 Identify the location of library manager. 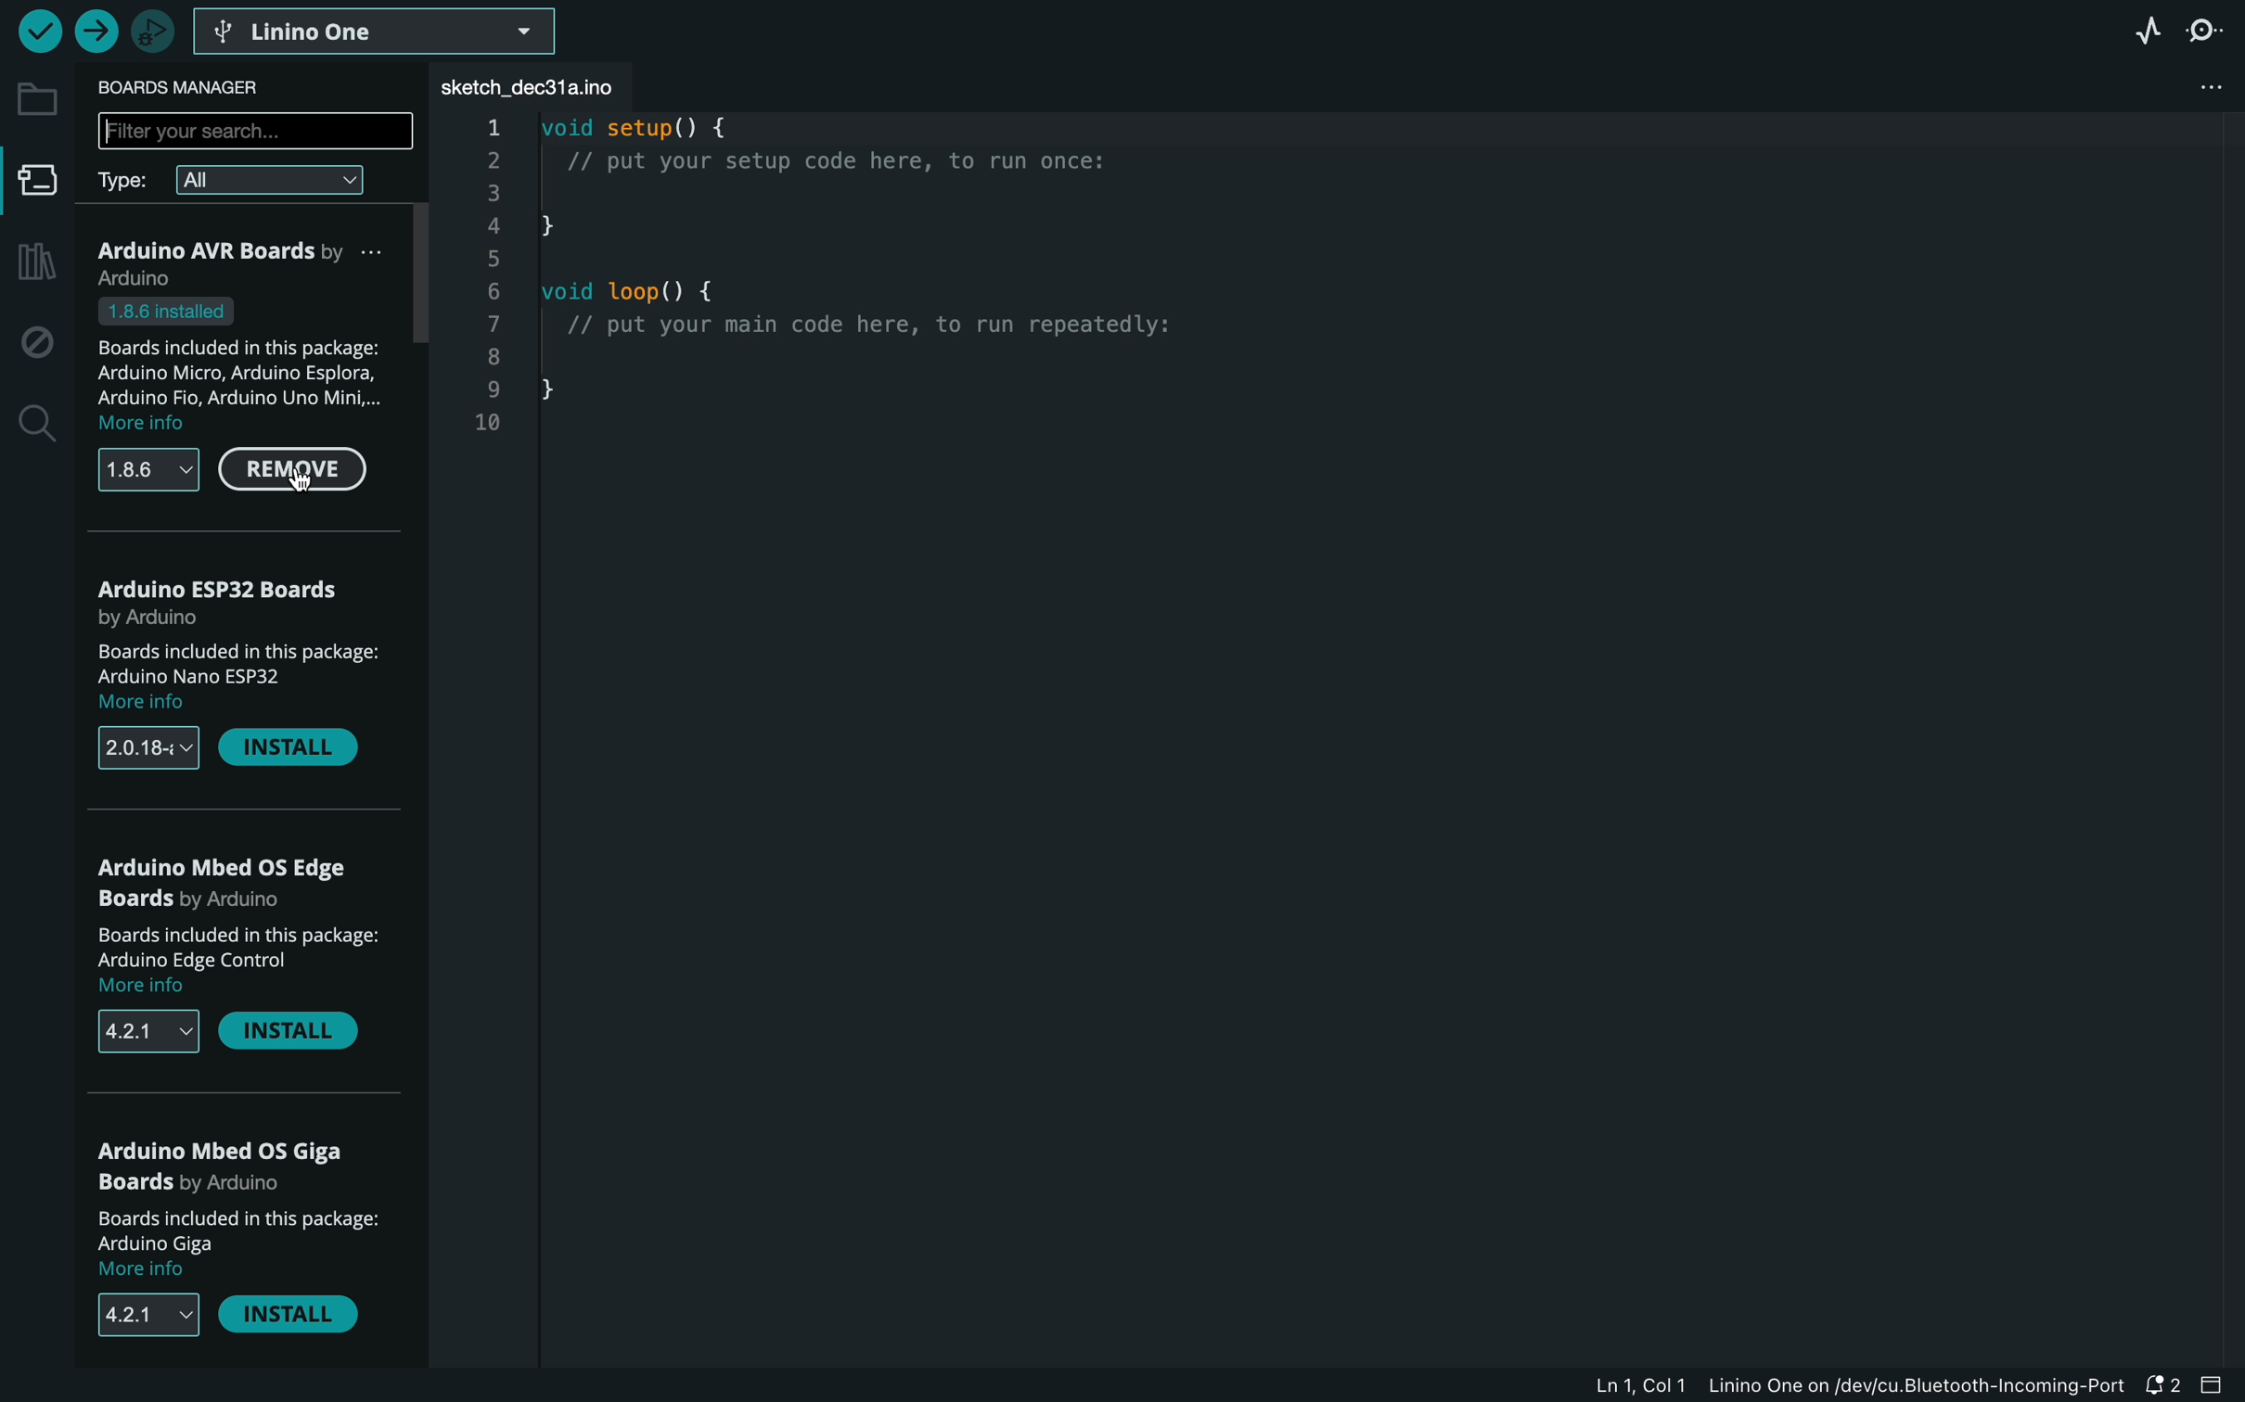
(35, 263).